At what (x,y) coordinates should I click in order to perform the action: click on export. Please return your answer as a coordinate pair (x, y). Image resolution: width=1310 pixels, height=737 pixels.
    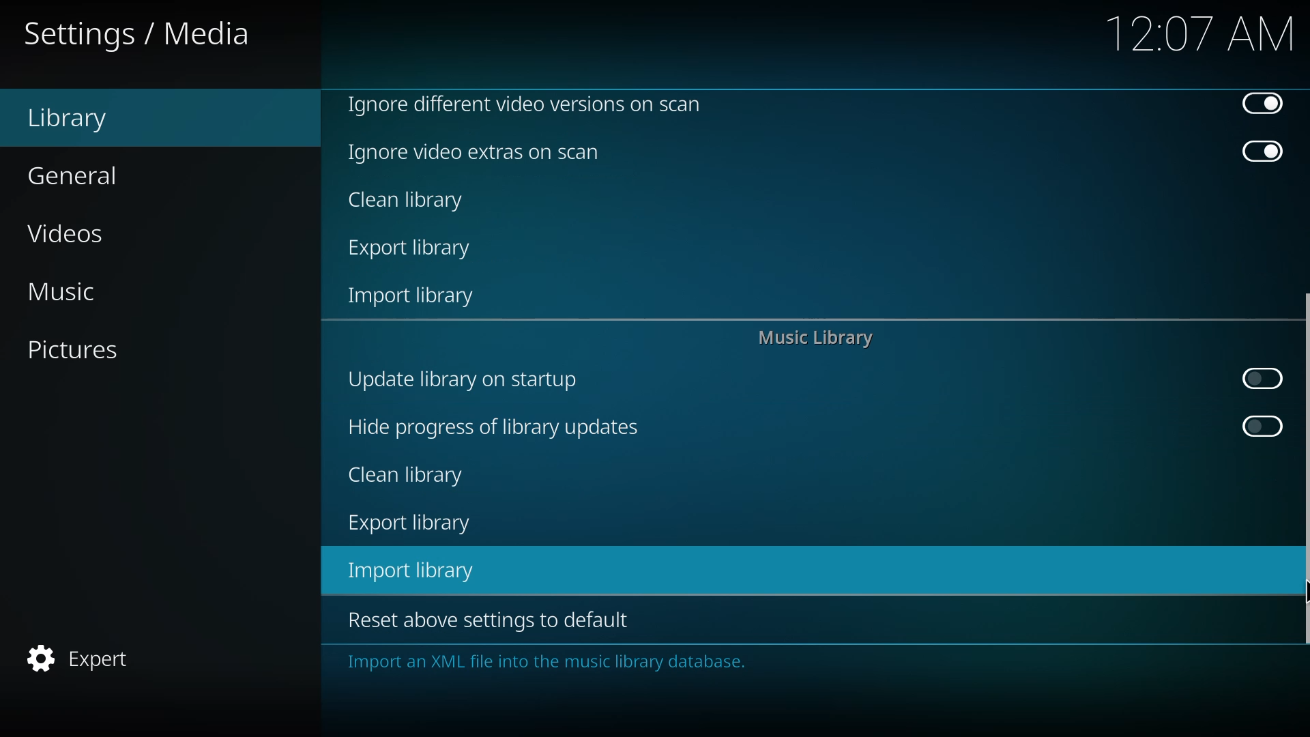
    Looking at the image, I should click on (413, 250).